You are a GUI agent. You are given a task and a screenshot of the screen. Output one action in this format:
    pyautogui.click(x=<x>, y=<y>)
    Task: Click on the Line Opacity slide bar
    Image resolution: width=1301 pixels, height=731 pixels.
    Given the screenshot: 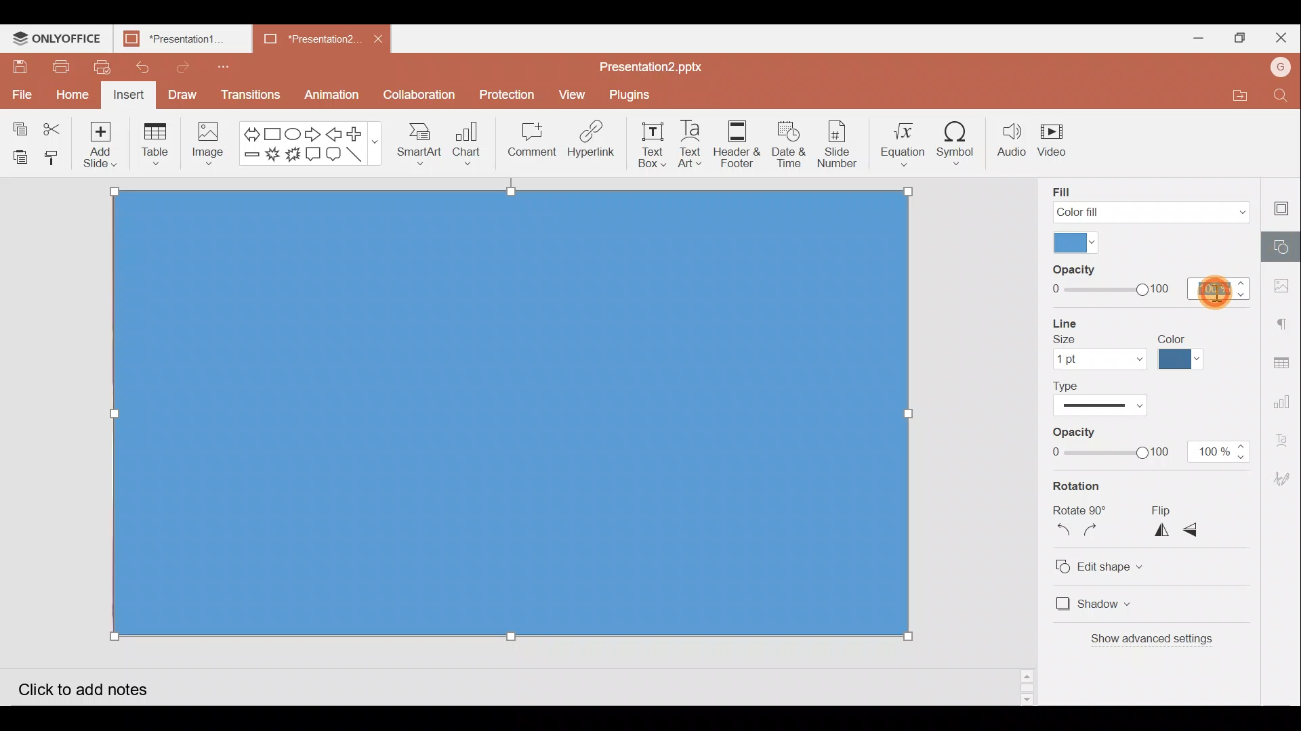 What is the action you would take?
    pyautogui.click(x=1109, y=444)
    